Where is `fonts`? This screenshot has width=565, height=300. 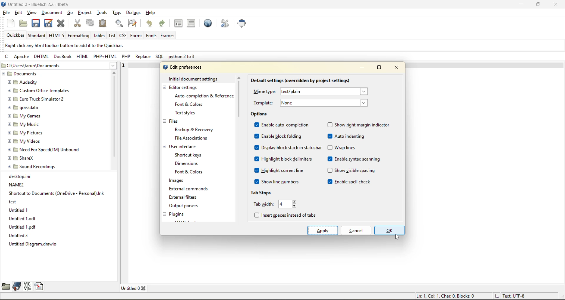 fonts is located at coordinates (151, 36).